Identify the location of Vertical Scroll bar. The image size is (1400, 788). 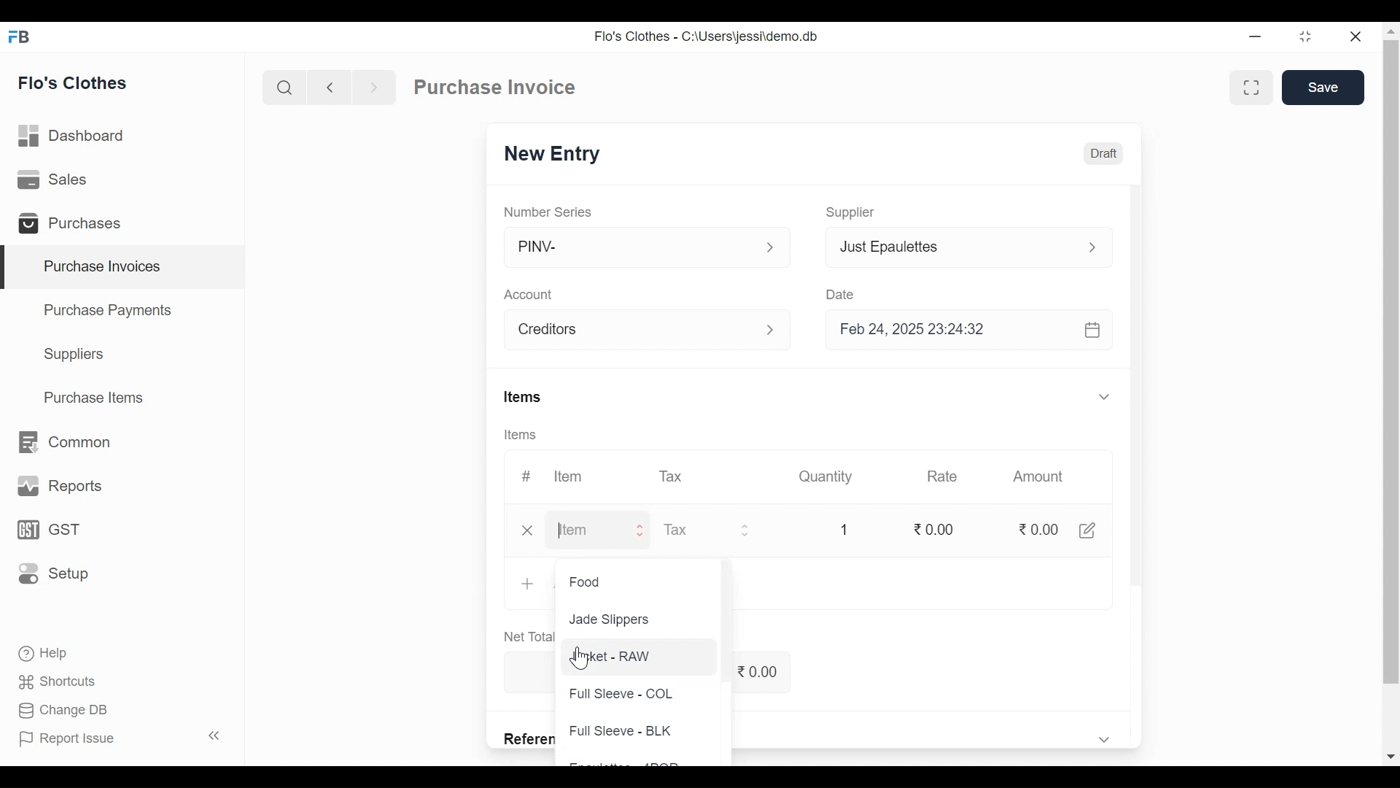
(1140, 400).